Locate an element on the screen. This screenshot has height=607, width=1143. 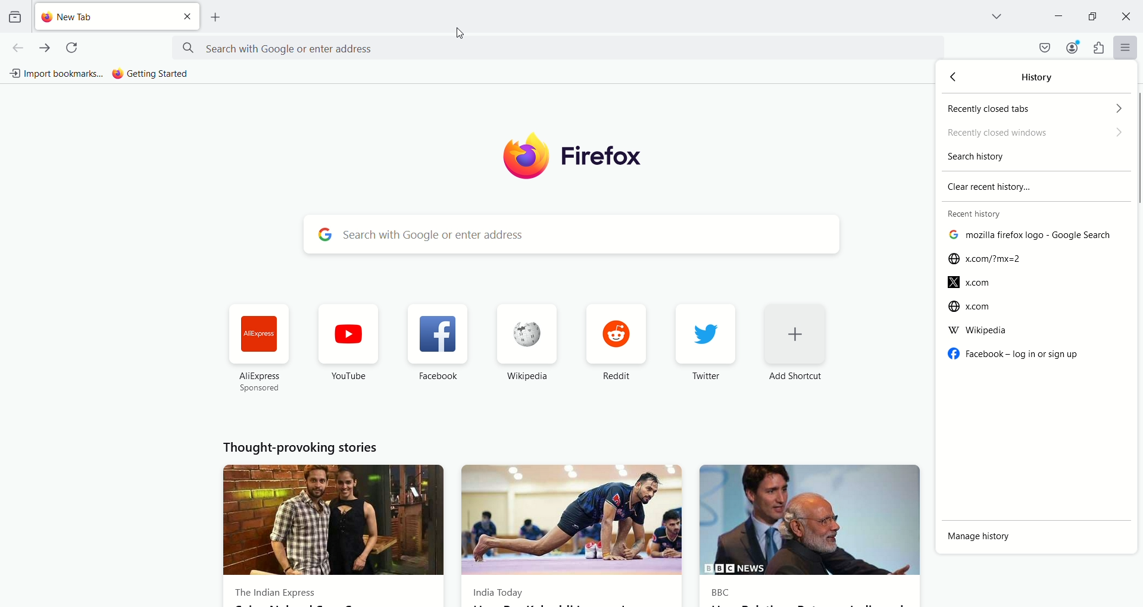
save to pocket is located at coordinates (1041, 47).